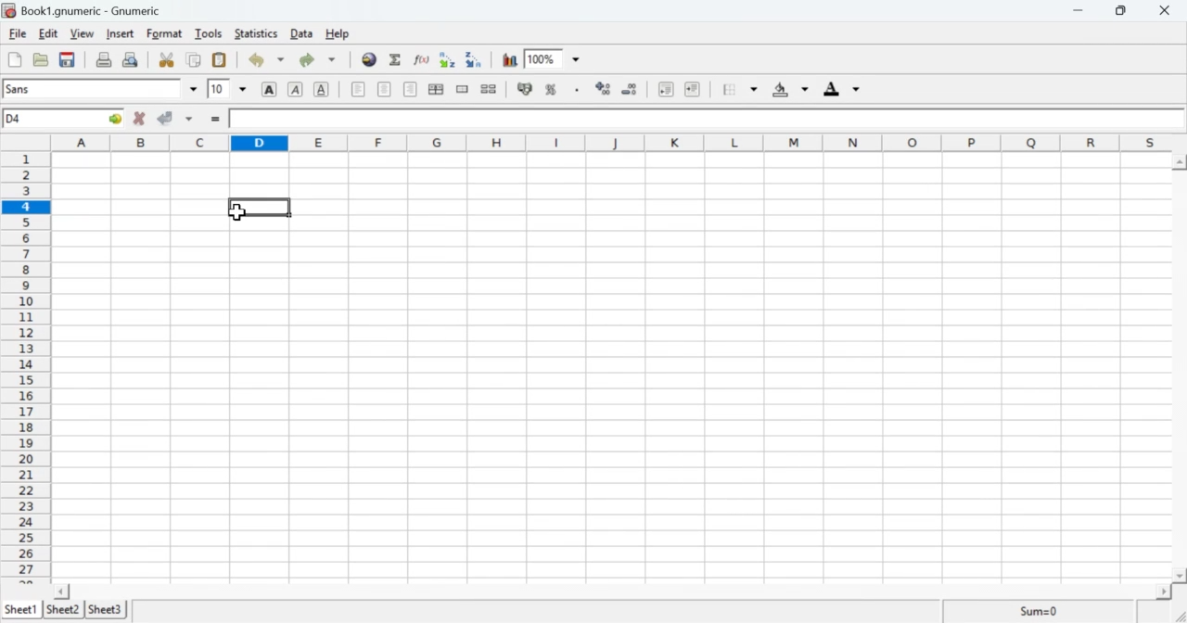 The height and width of the screenshot is (623, 1187). Describe the element at coordinates (370, 59) in the screenshot. I see `Insert hyperlink` at that location.